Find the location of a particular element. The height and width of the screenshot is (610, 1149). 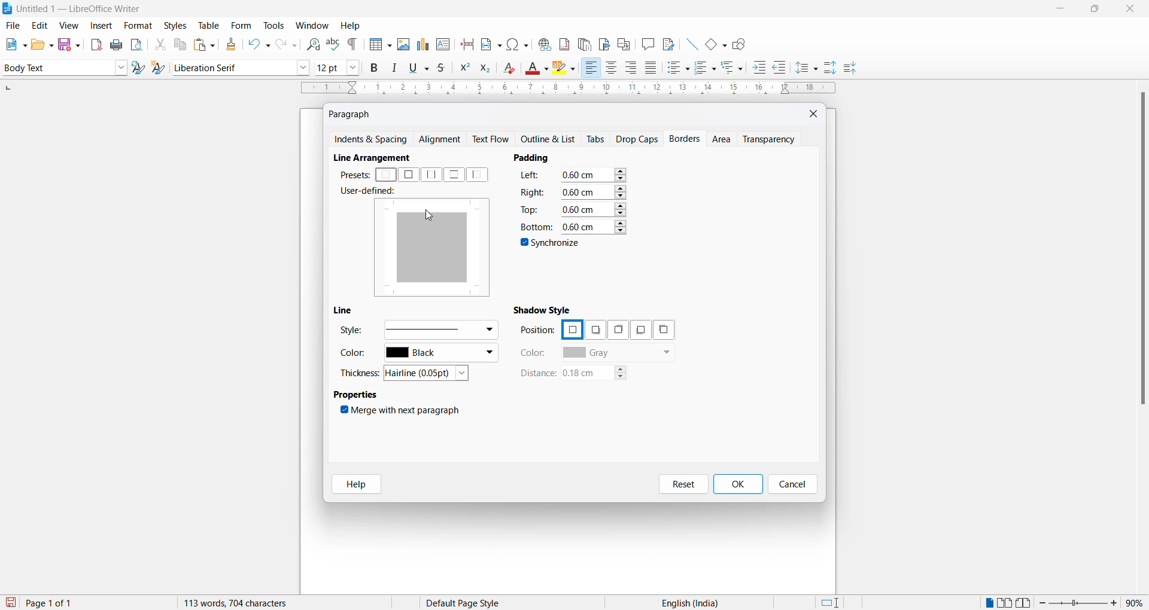

page style is located at coordinates (467, 603).